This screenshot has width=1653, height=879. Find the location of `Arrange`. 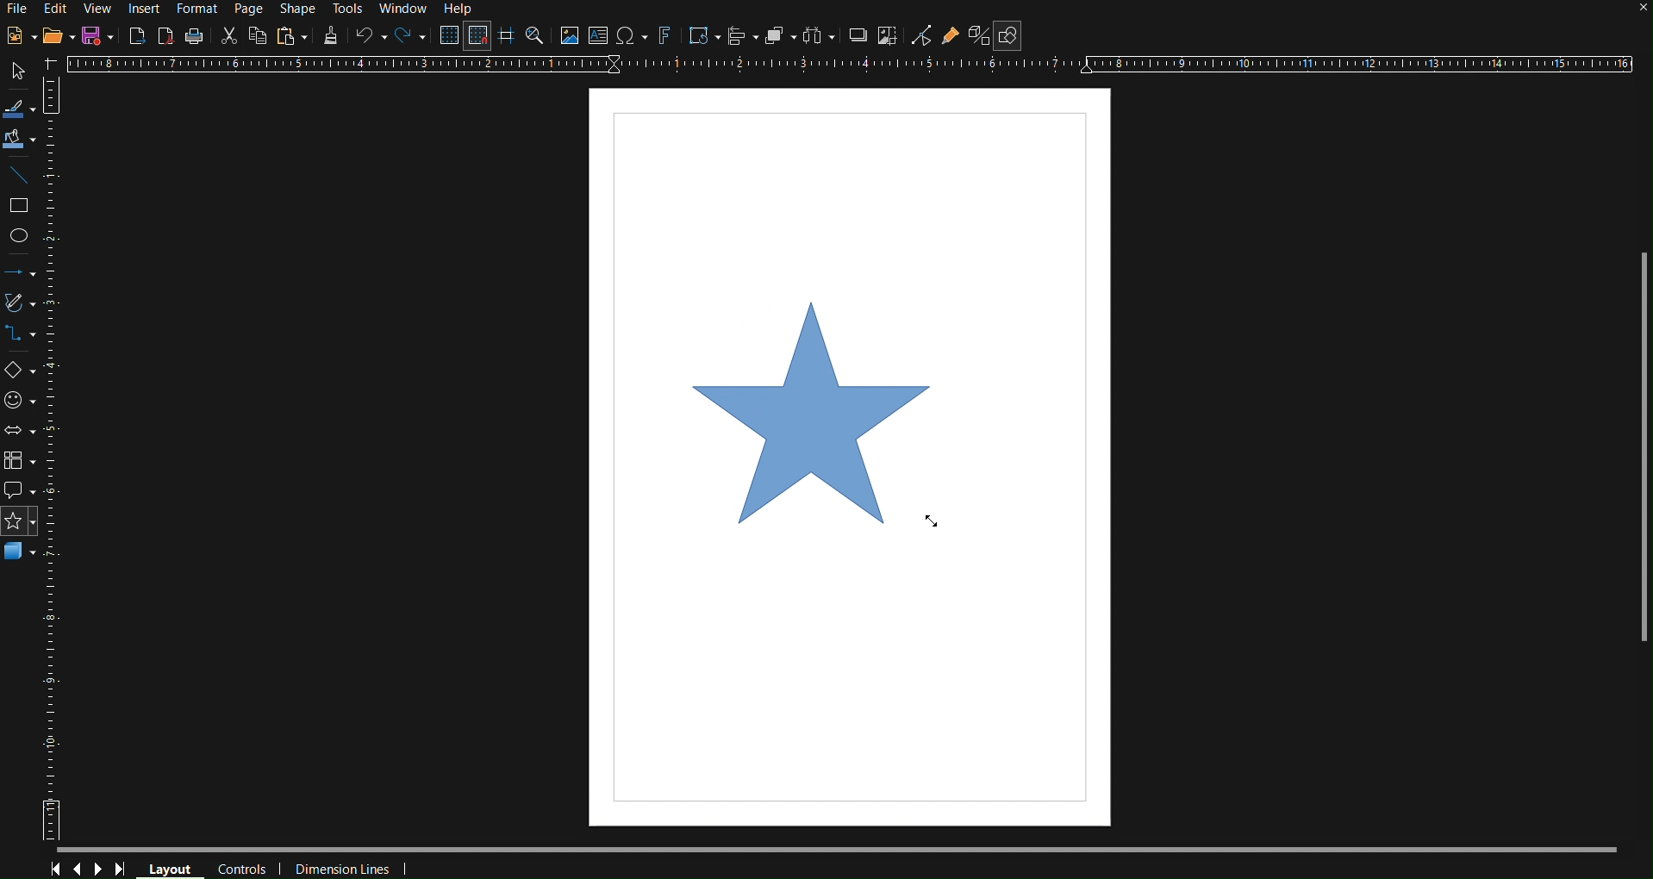

Arrange is located at coordinates (778, 39).